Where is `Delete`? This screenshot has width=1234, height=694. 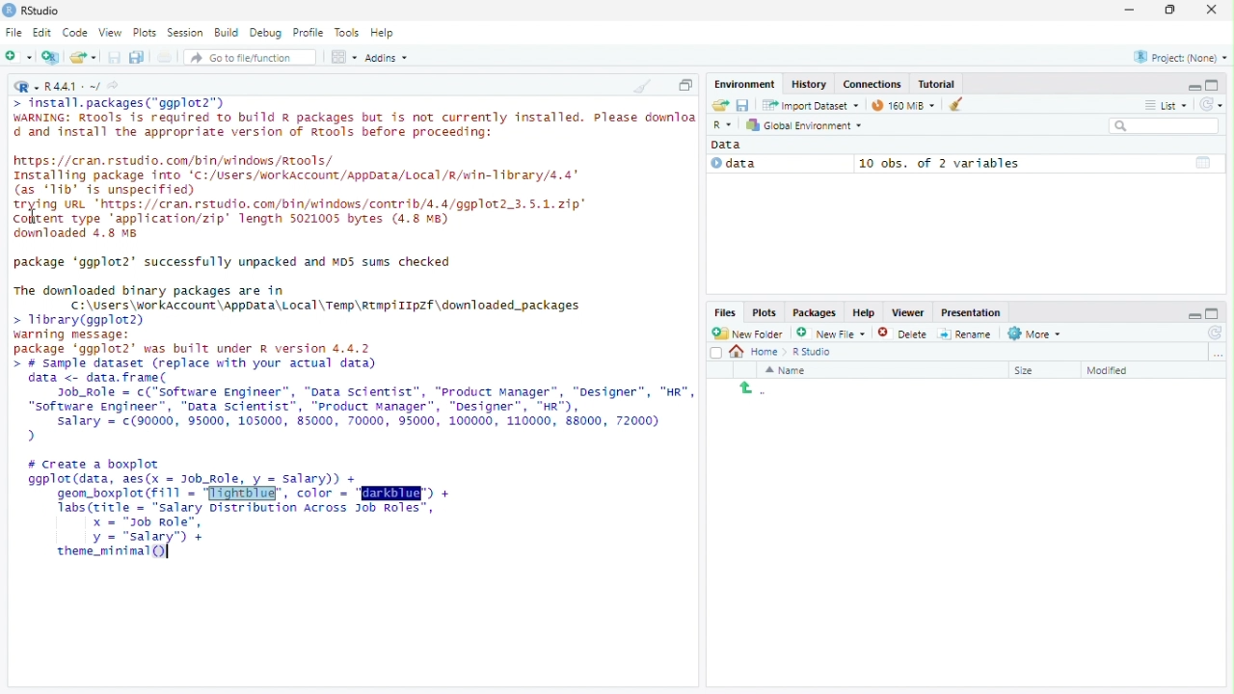 Delete is located at coordinates (903, 333).